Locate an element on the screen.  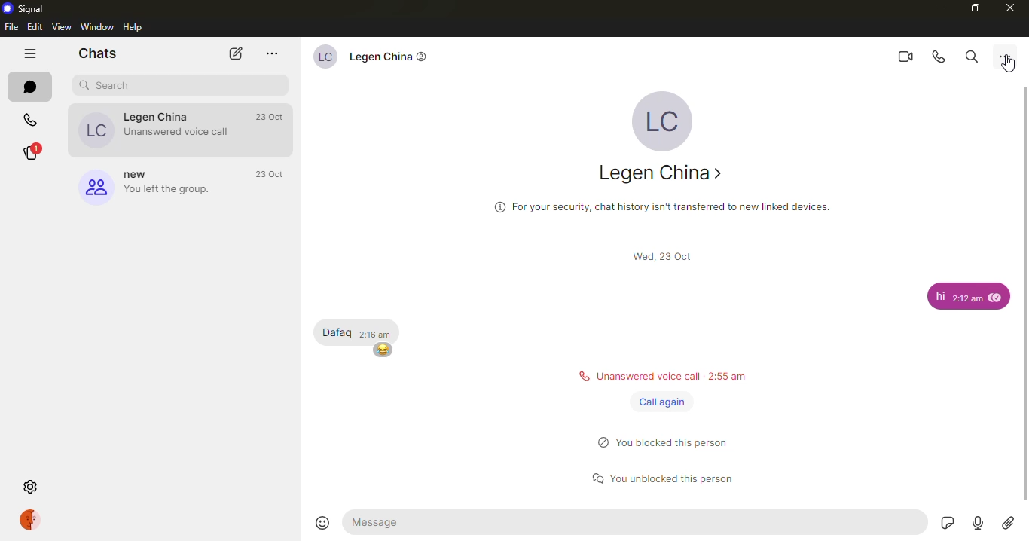
attach is located at coordinates (1009, 525).